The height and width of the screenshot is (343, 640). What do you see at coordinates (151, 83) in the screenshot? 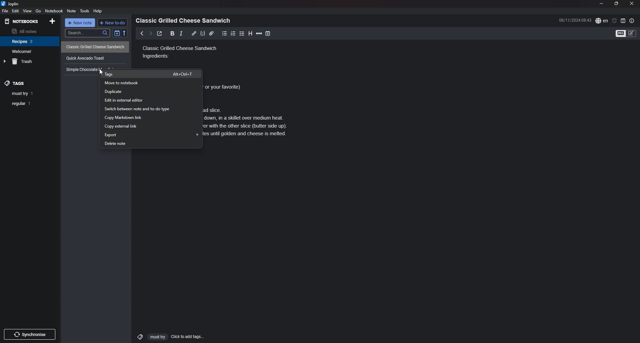
I see `move to notebook` at bounding box center [151, 83].